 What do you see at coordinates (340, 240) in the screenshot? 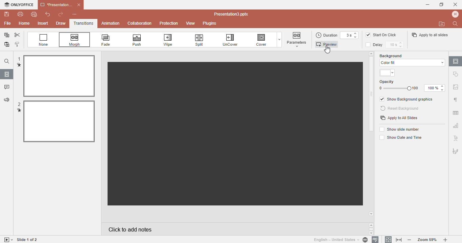
I see `Set document language` at bounding box center [340, 240].